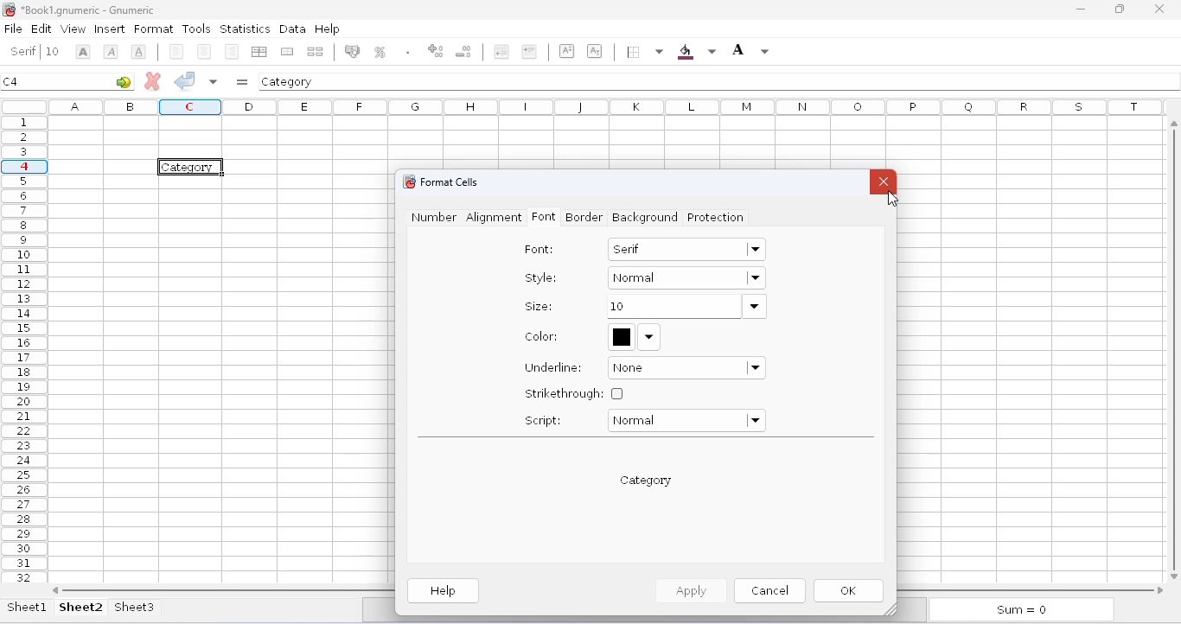 The width and height of the screenshot is (1181, 624). Describe the element at coordinates (675, 52) in the screenshot. I see `borders` at that location.